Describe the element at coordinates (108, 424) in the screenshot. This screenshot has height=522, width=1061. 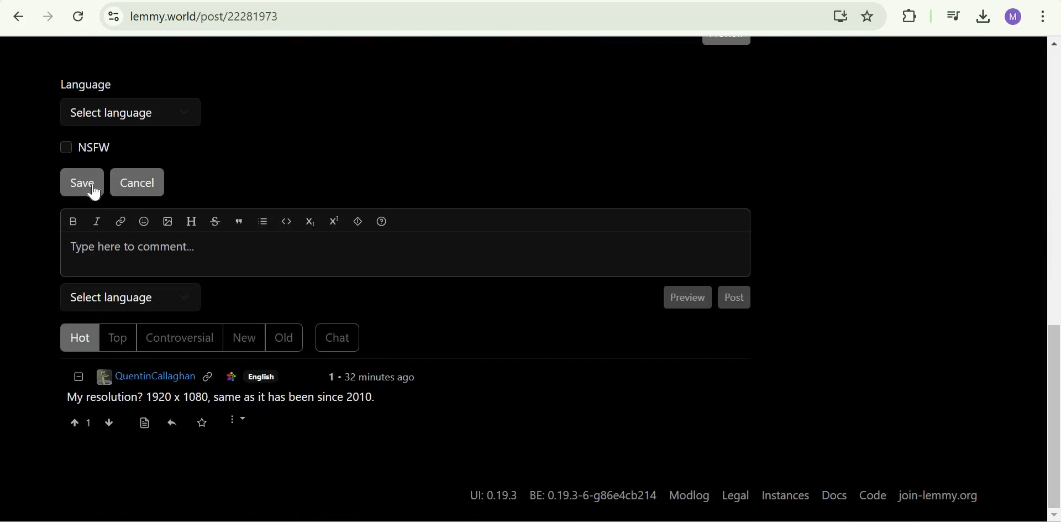
I see `downvote` at that location.